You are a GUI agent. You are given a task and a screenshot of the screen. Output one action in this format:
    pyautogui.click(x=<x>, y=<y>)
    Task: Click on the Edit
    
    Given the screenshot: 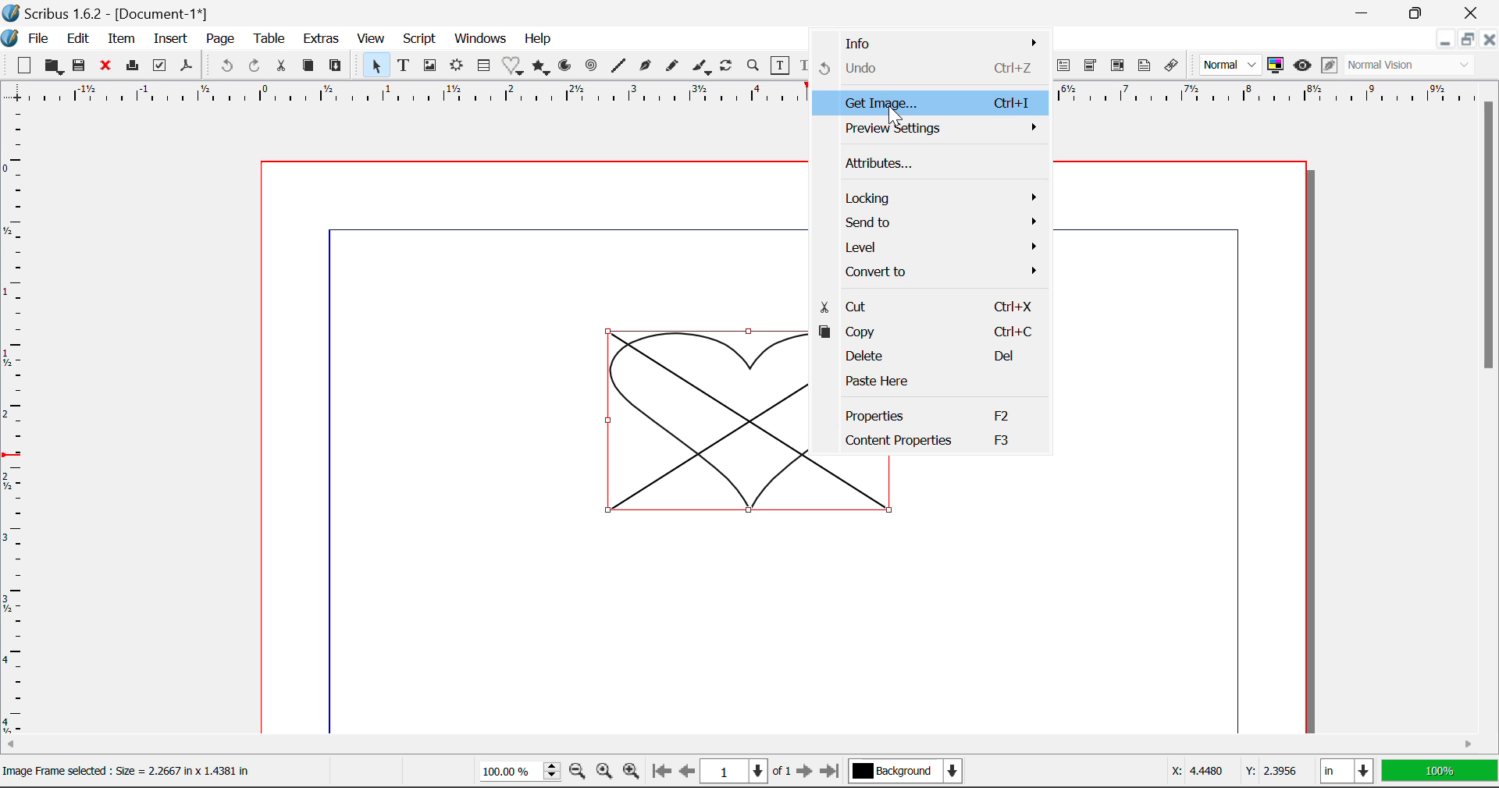 What is the action you would take?
    pyautogui.click(x=78, y=39)
    